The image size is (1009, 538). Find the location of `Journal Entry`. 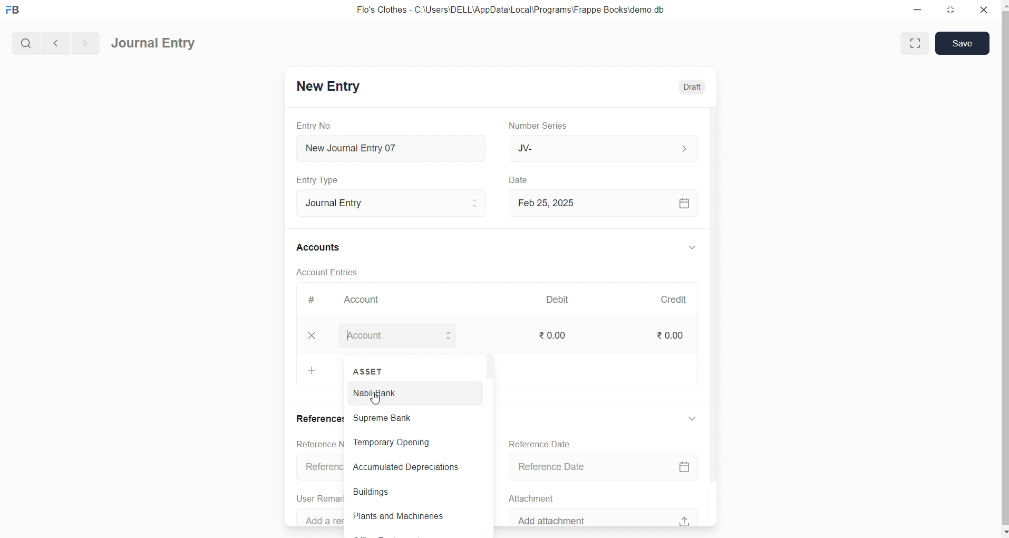

Journal Entry is located at coordinates (154, 44).